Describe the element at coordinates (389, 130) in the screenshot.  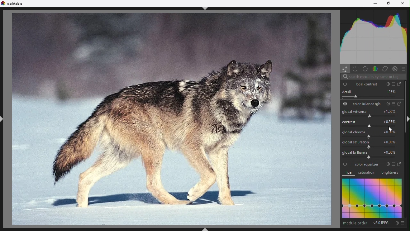
I see `cursor` at that location.